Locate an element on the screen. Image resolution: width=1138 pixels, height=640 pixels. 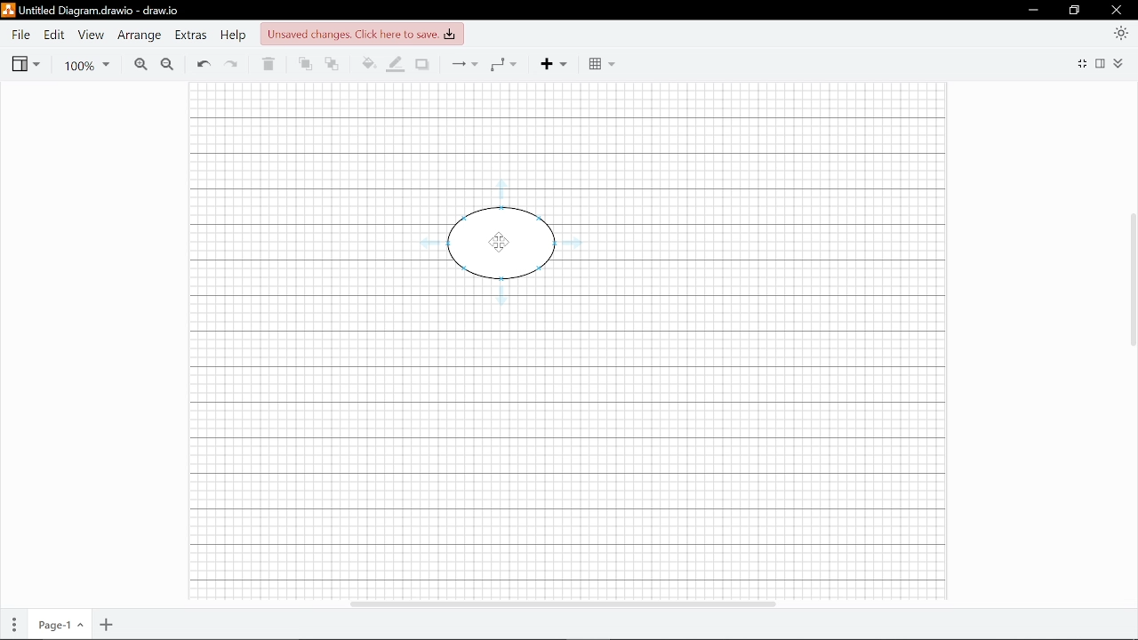
Diagram in the canvas is located at coordinates (495, 245).